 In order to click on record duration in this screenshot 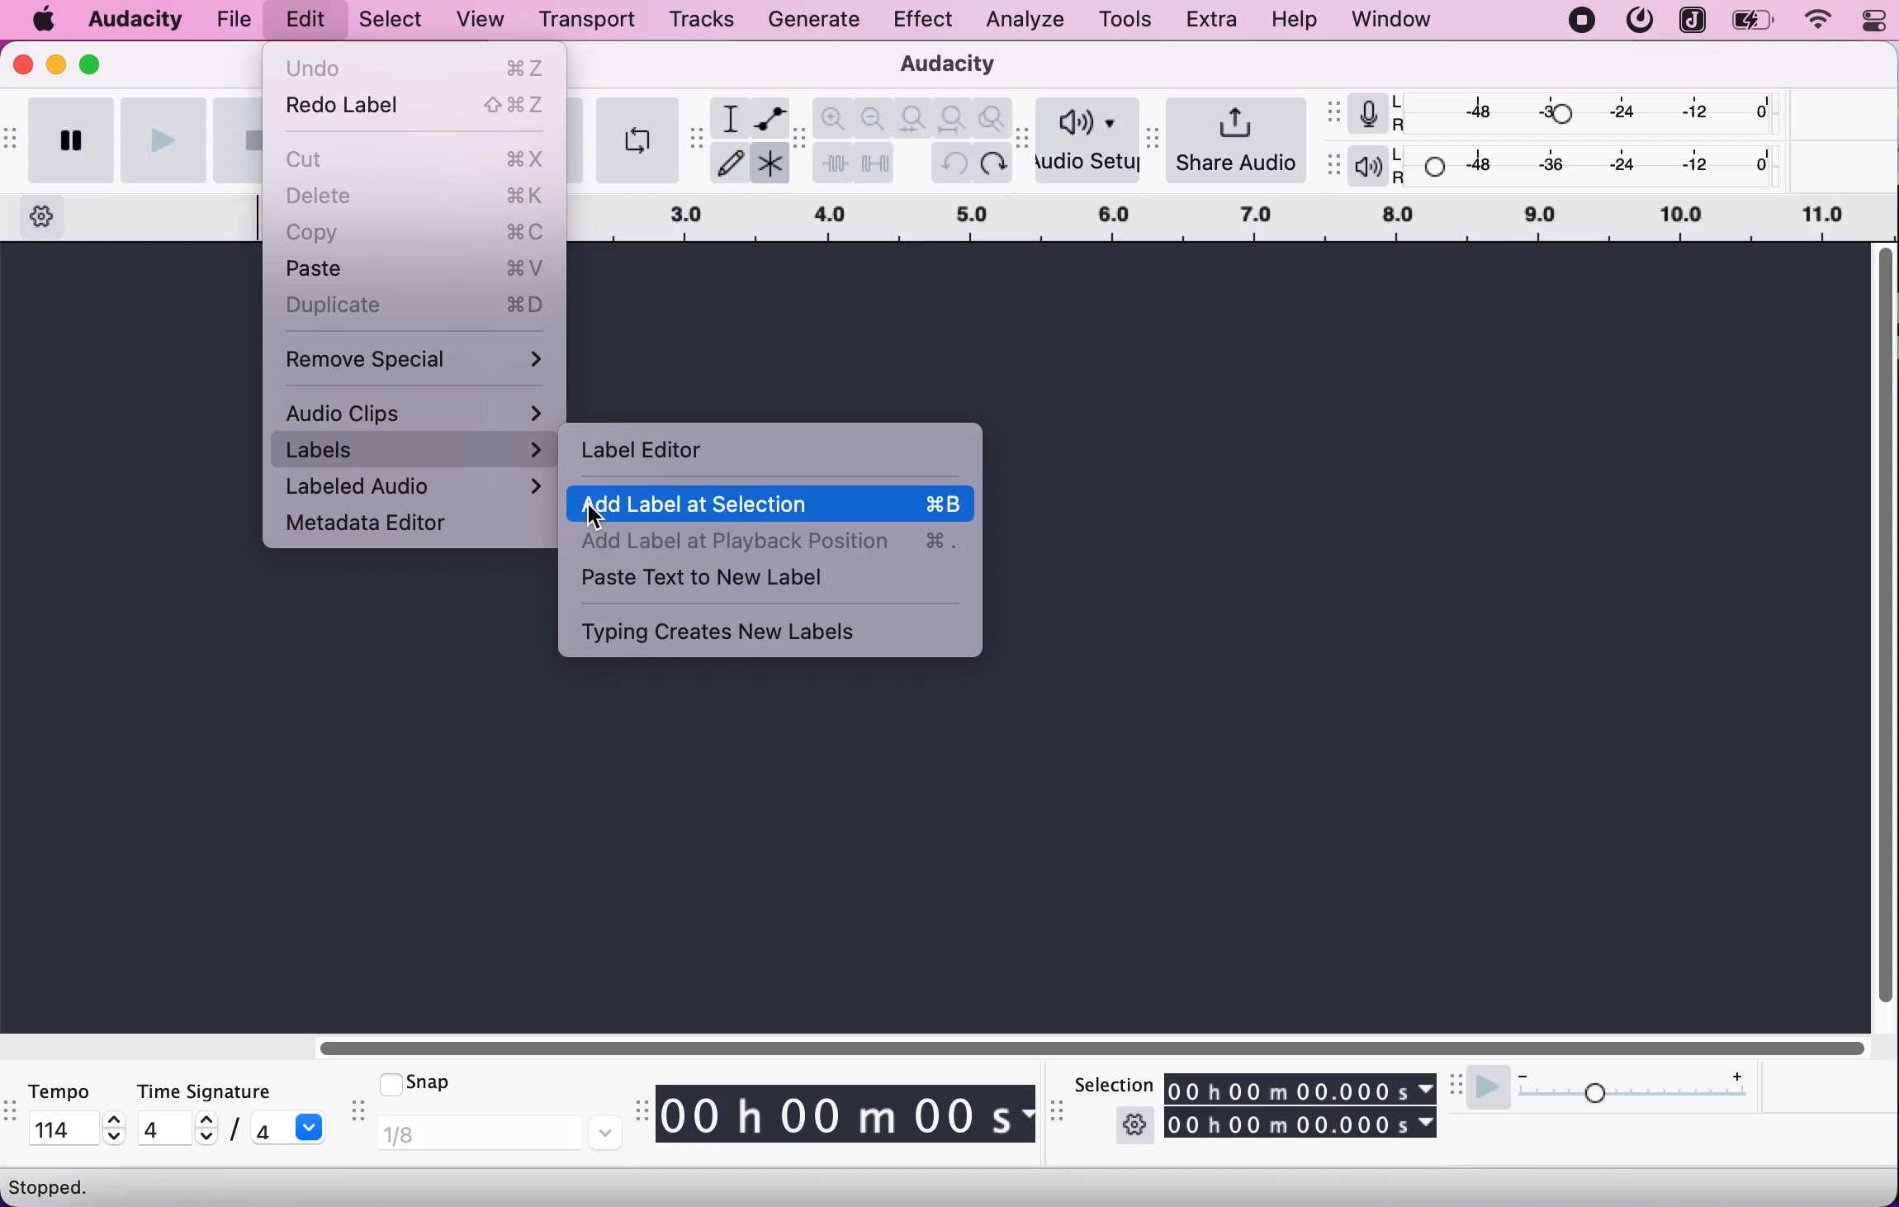, I will do `click(1234, 218)`.